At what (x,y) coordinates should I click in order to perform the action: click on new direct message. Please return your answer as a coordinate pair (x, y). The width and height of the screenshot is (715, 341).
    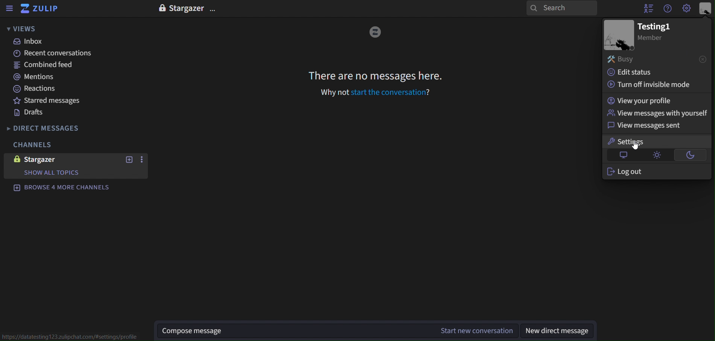
    Looking at the image, I should click on (557, 330).